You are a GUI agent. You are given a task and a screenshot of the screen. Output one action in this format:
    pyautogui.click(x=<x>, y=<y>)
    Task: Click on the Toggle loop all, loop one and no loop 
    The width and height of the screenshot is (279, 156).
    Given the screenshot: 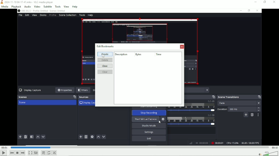 What is the action you would take?
    pyautogui.click(x=49, y=153)
    